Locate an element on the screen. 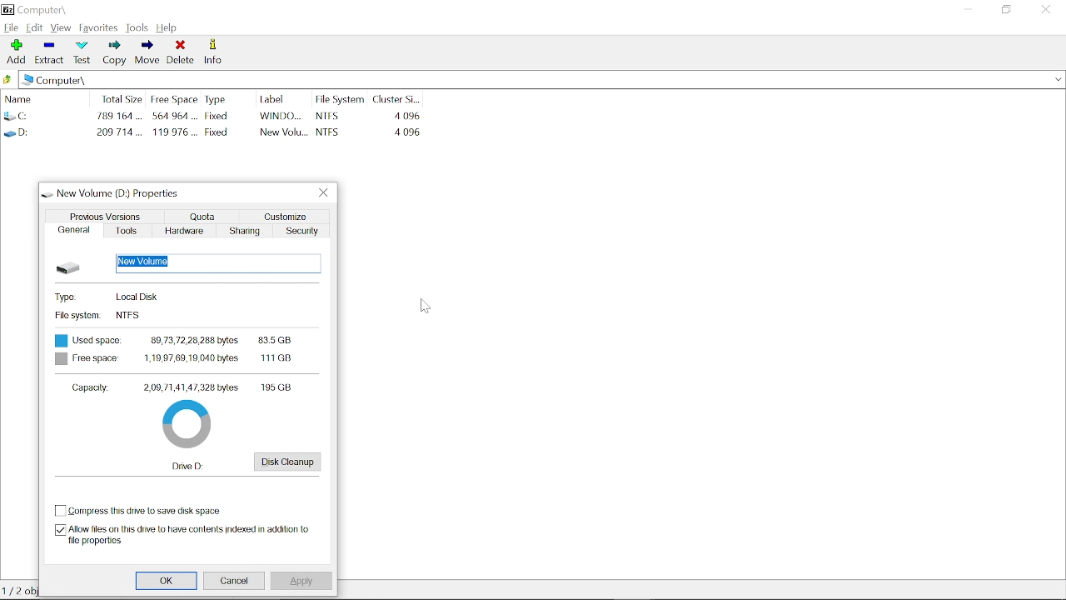  apply is located at coordinates (301, 581).